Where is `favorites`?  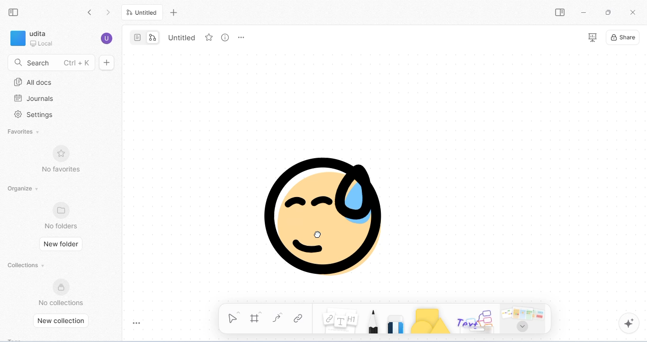
favorites is located at coordinates (24, 133).